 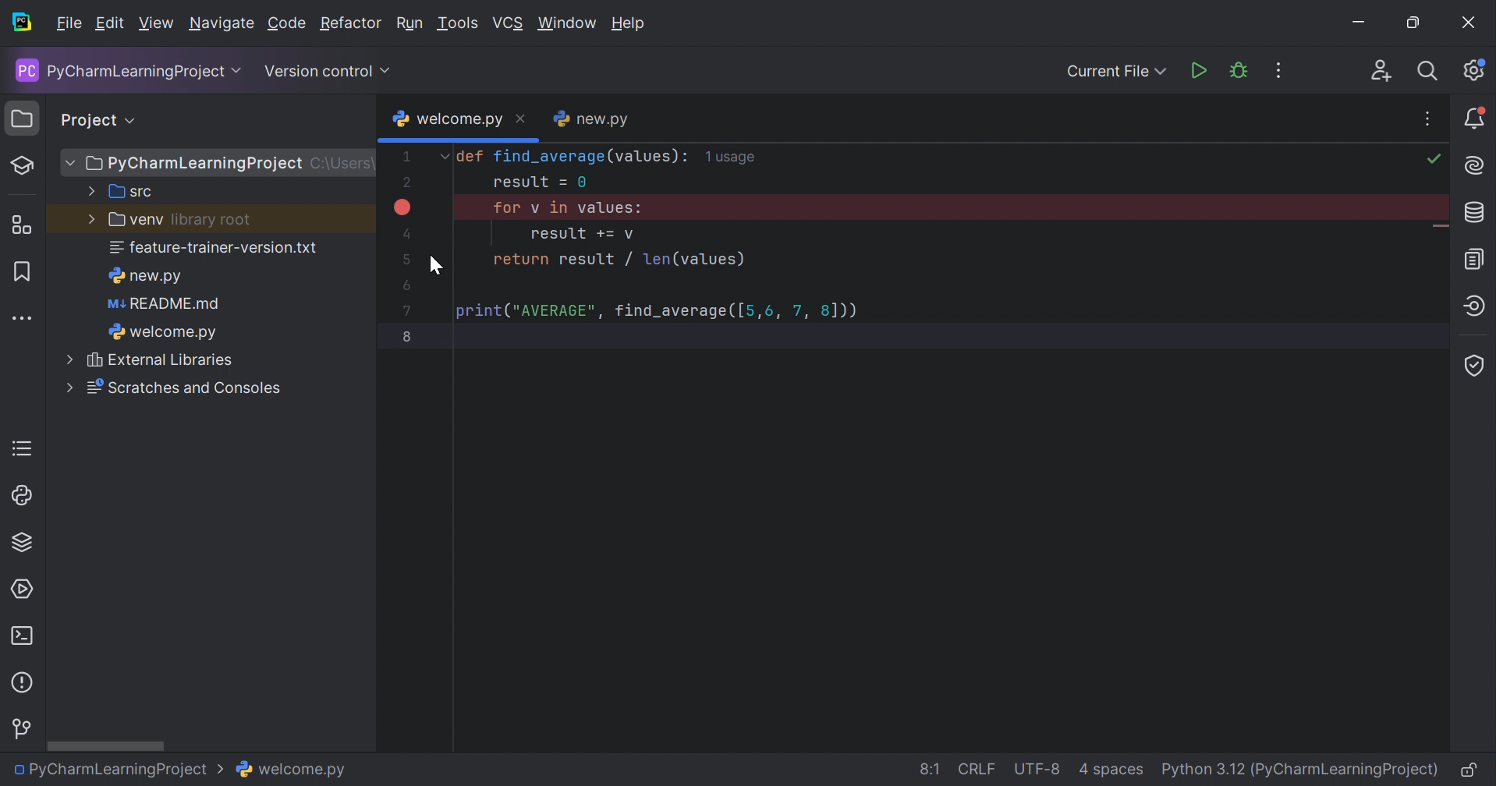 I want to click on Help, so click(x=630, y=23).